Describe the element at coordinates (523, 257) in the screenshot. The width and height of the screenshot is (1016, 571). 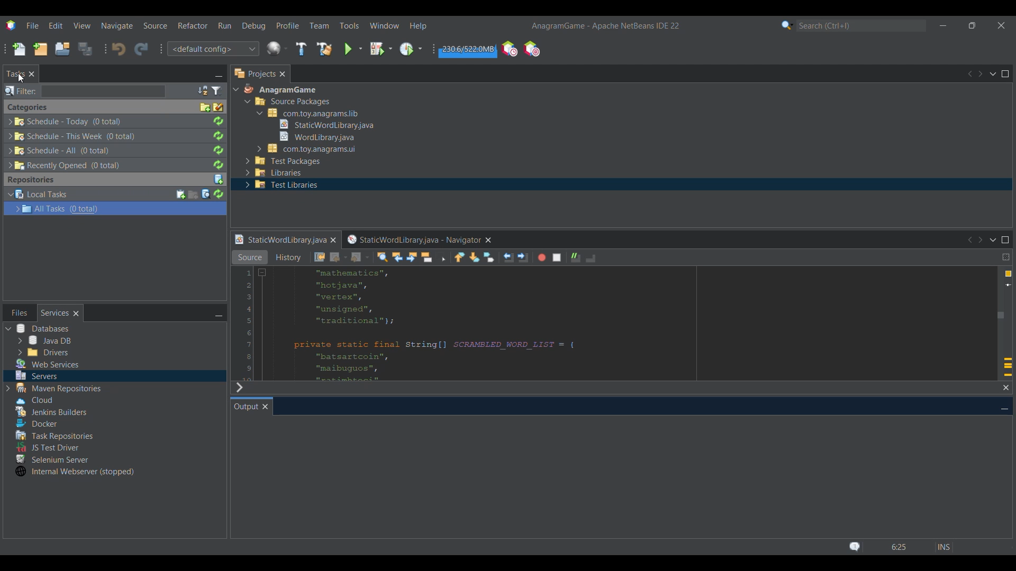
I see `Shift line right` at that location.